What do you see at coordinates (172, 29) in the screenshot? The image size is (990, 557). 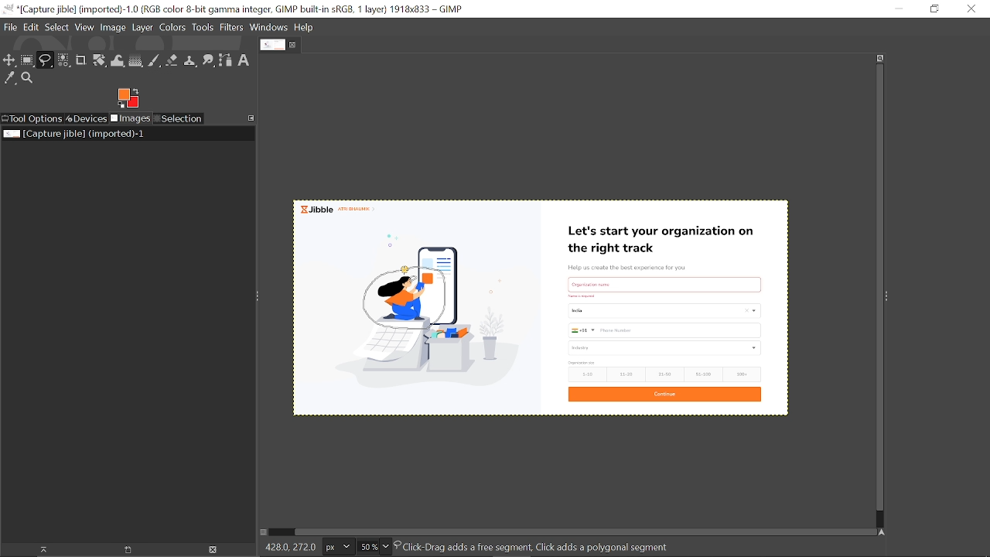 I see `Colors` at bounding box center [172, 29].